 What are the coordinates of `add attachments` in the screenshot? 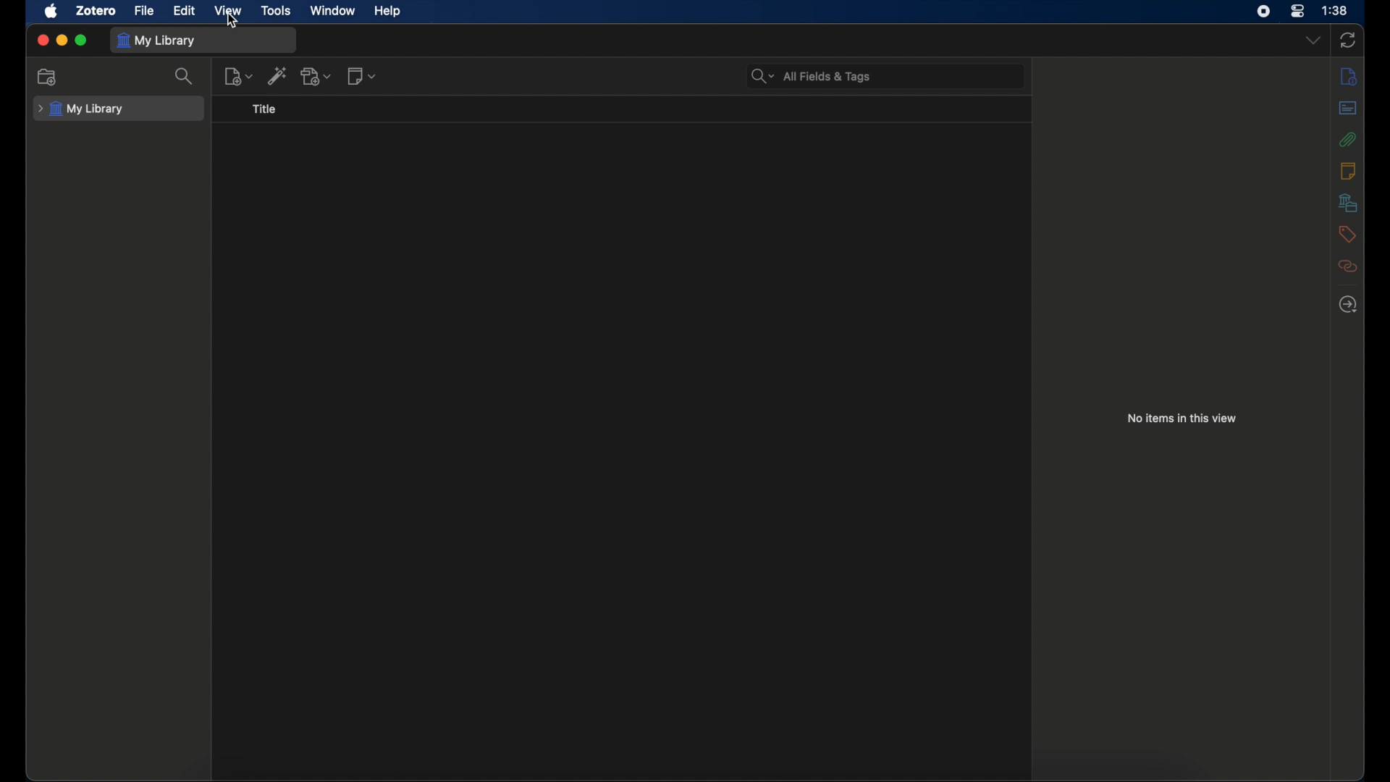 It's located at (319, 76).